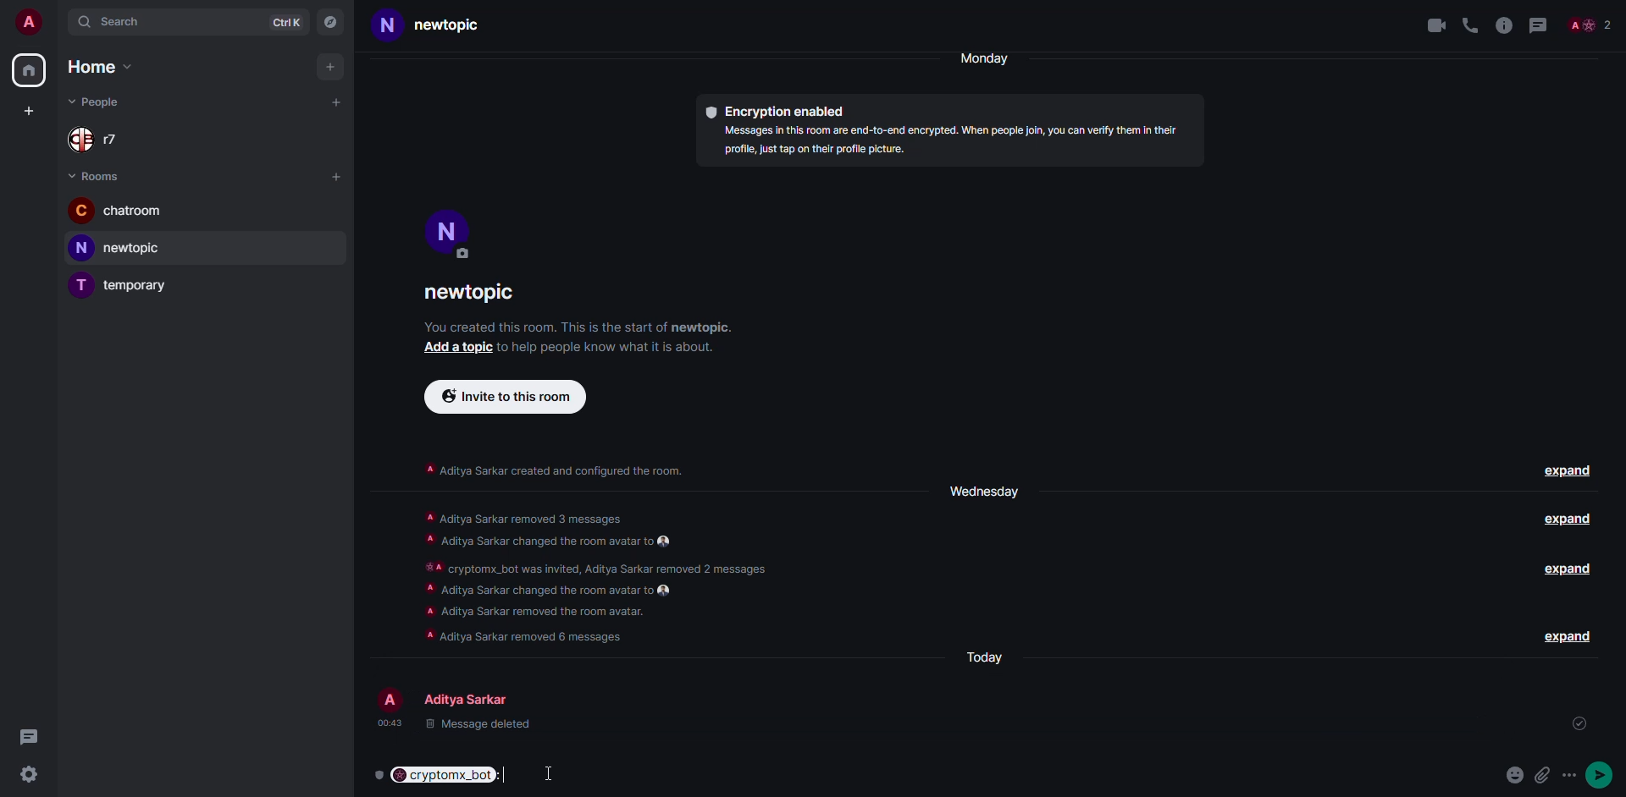  I want to click on encryption enabled, so click(779, 113).